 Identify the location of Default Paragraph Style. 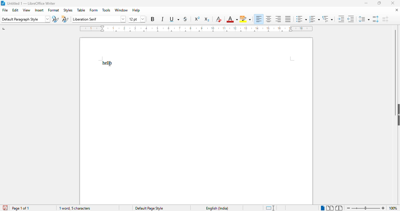
(22, 19).